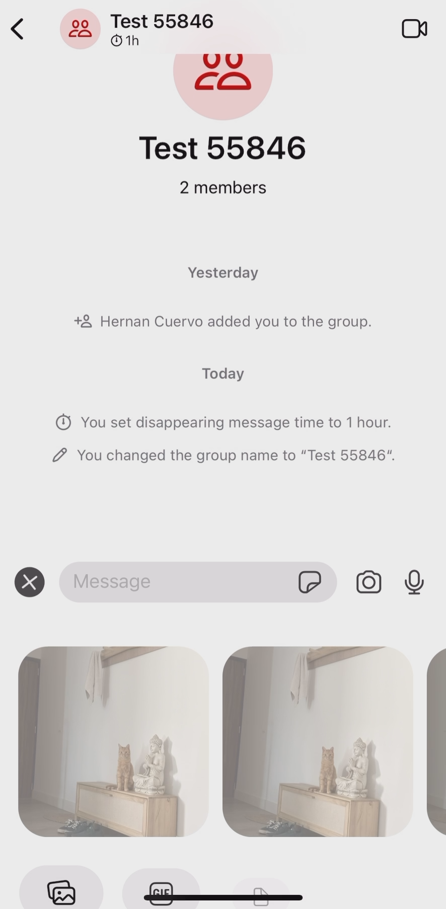 Image resolution: width=446 pixels, height=909 pixels. What do you see at coordinates (29, 578) in the screenshot?
I see `cancel` at bounding box center [29, 578].